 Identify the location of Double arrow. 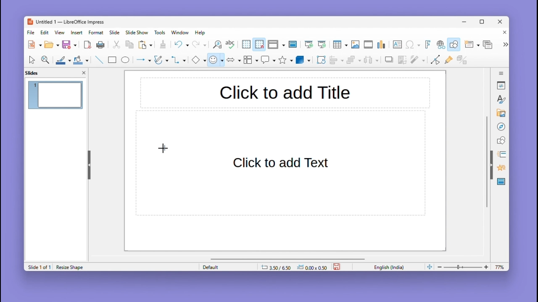
(234, 59).